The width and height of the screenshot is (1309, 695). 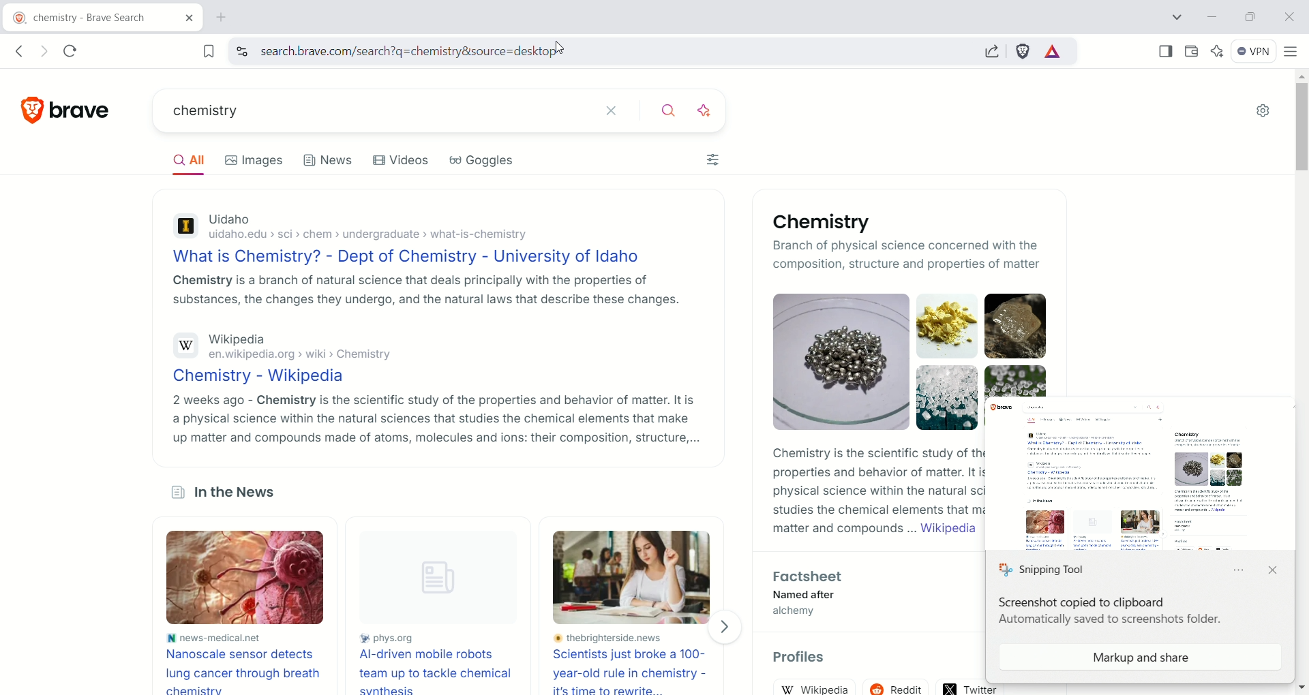 I want to click on branch of physical science concerned with the composition, structure and properties of matter, so click(x=909, y=256).